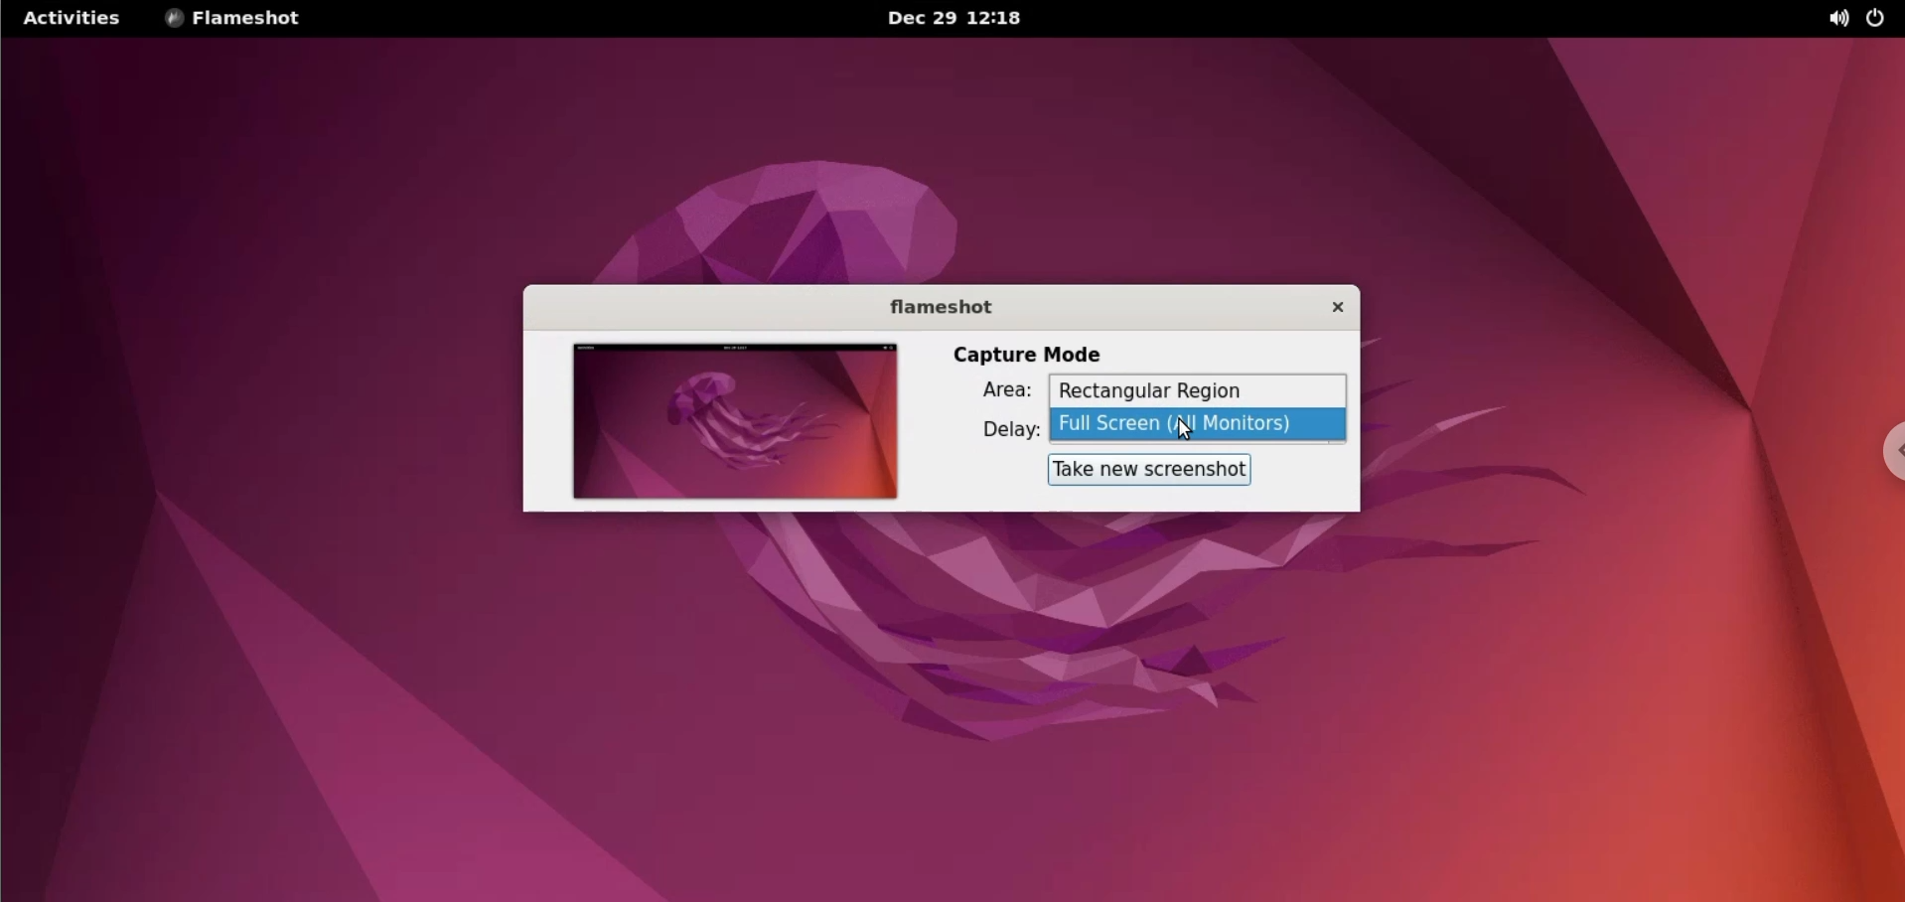  Describe the element at coordinates (735, 422) in the screenshot. I see `screenshot preview` at that location.